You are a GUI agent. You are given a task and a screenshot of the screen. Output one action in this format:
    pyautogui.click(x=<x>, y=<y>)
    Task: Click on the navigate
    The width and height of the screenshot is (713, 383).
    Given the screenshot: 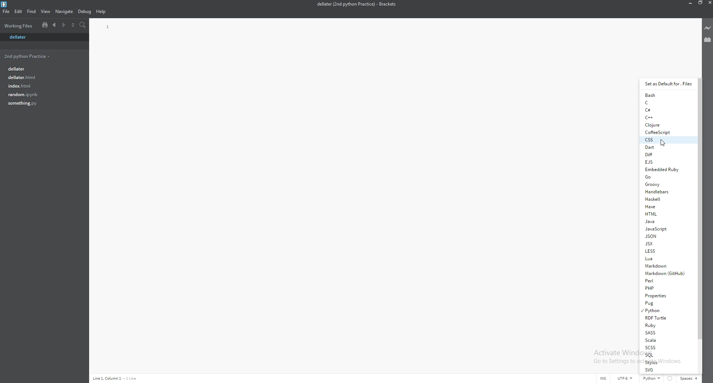 What is the action you would take?
    pyautogui.click(x=64, y=12)
    